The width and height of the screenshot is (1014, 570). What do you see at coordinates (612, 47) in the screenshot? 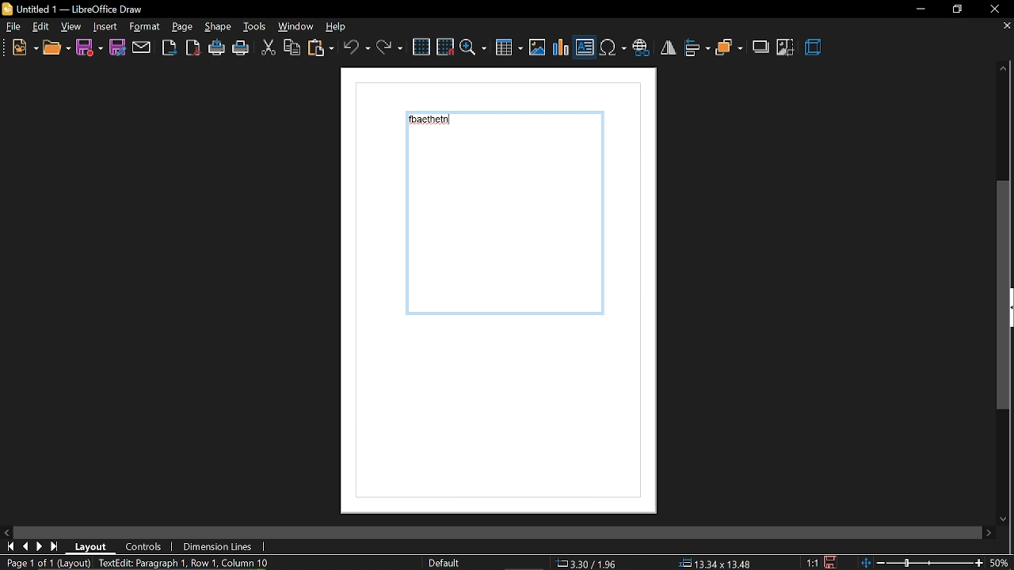
I see `Insert symbol` at bounding box center [612, 47].